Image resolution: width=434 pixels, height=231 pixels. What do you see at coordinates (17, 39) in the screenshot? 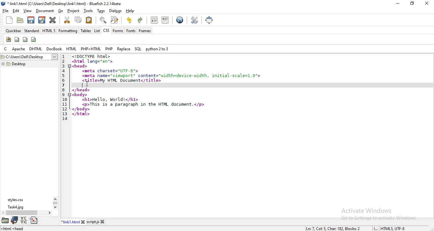
I see `span` at bounding box center [17, 39].